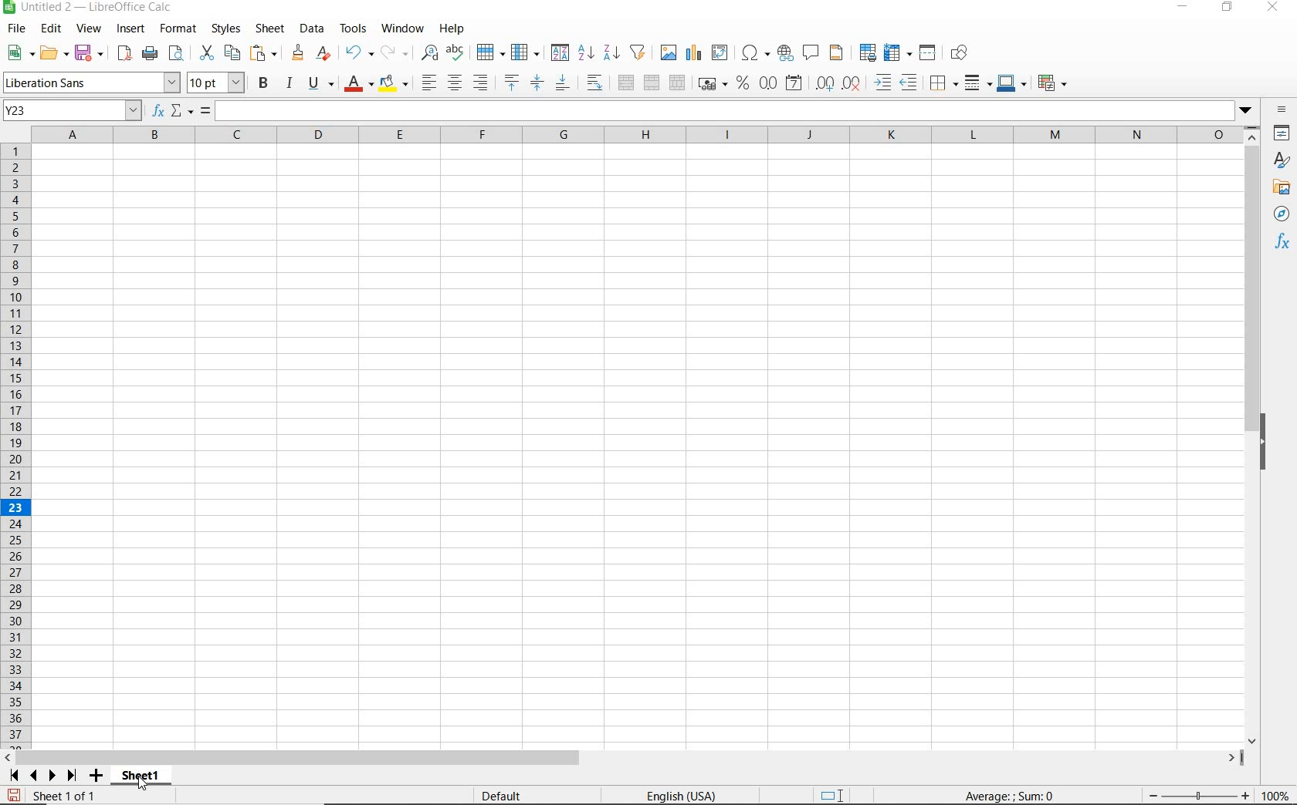 The image size is (1297, 805). I want to click on INSERT CHART, so click(694, 53).